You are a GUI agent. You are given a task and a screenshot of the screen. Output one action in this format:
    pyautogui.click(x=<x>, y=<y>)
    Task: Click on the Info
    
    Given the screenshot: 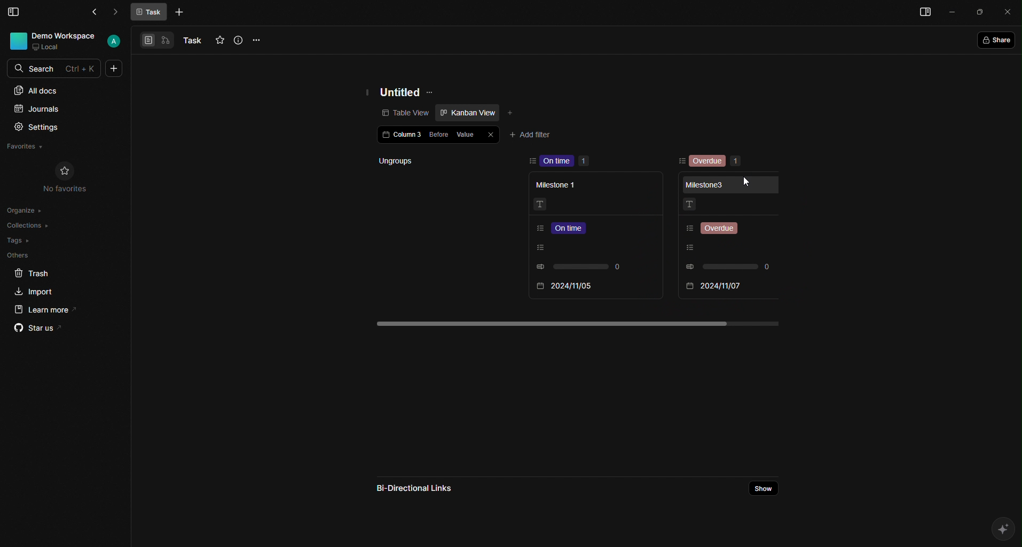 What is the action you would take?
    pyautogui.click(x=237, y=40)
    